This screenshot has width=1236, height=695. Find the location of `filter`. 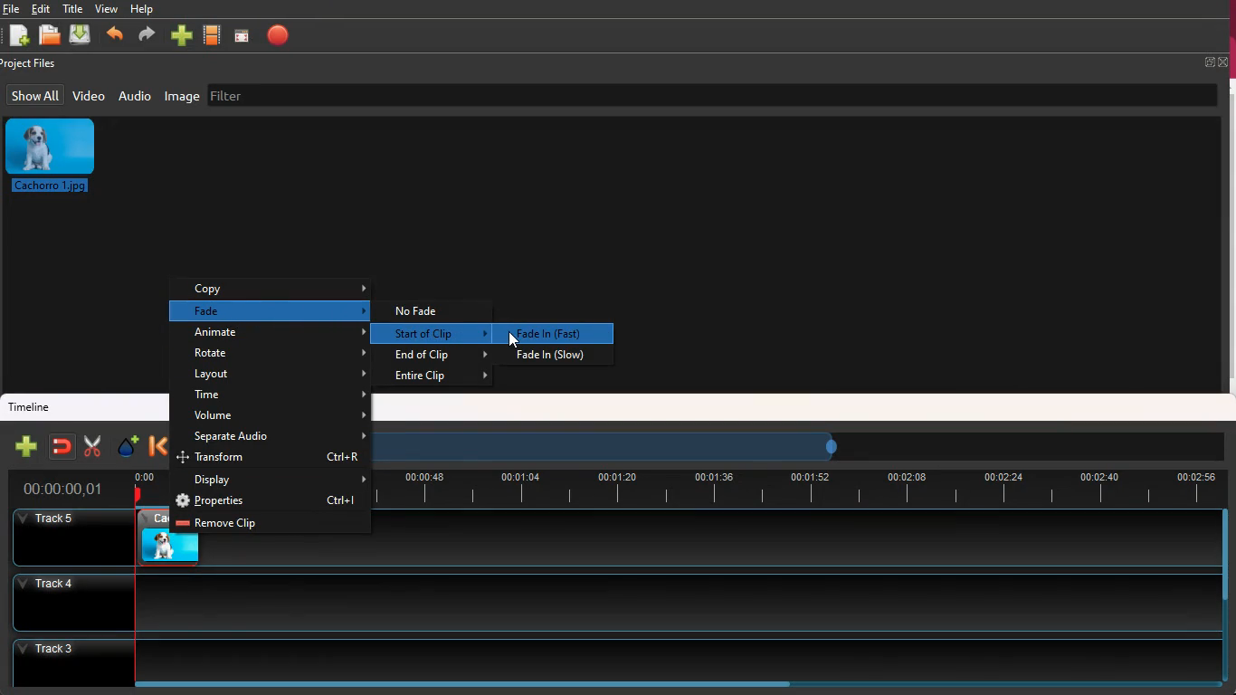

filter is located at coordinates (235, 95).